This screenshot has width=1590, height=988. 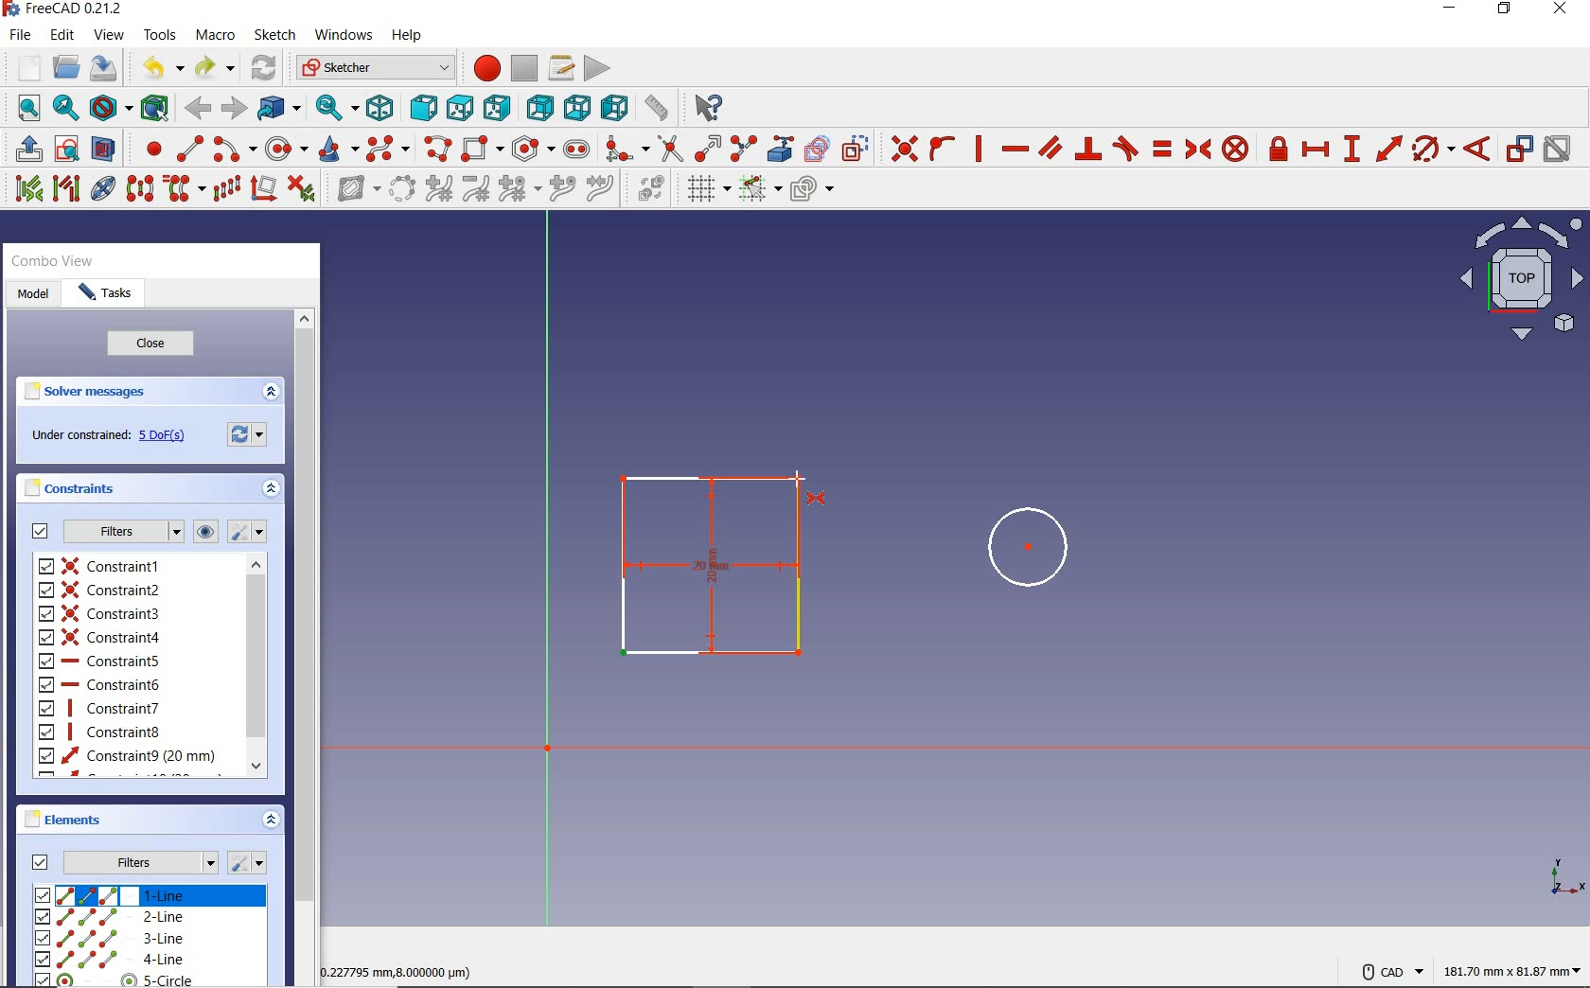 What do you see at coordinates (110, 917) in the screenshot?
I see `2-LINE` at bounding box center [110, 917].